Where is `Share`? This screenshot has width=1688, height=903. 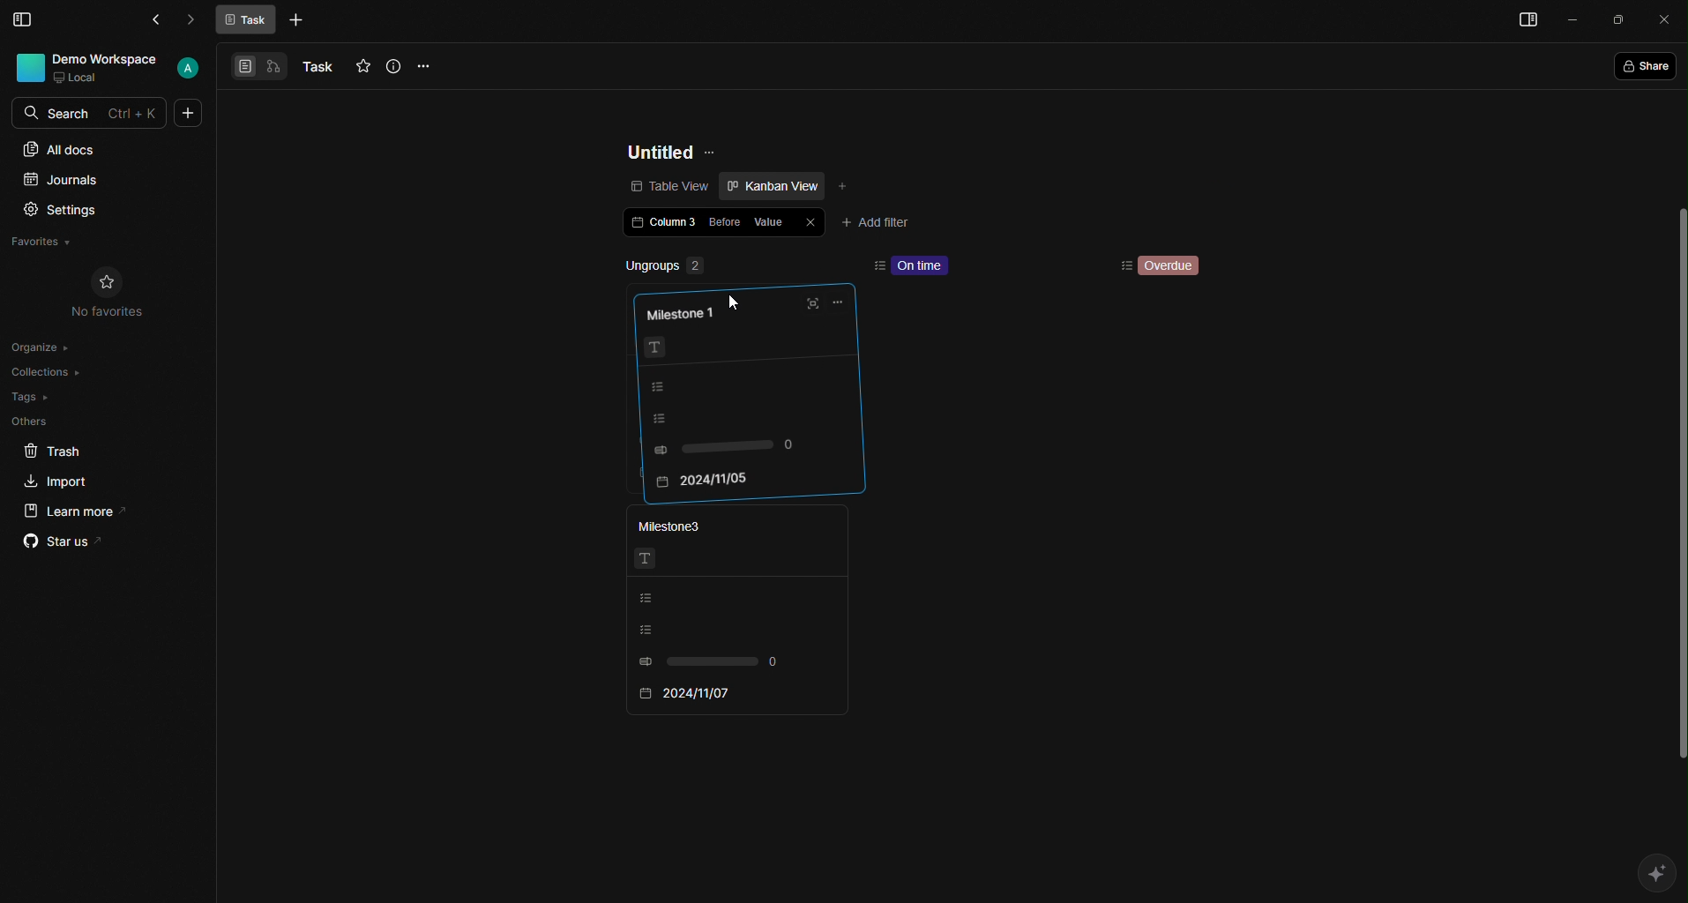 Share is located at coordinates (1647, 66).